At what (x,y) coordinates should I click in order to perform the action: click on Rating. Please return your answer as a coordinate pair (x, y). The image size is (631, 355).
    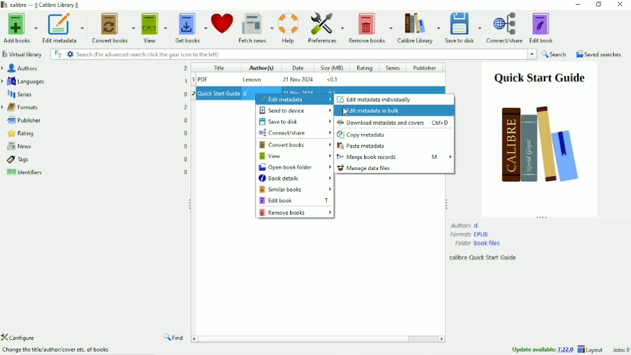
    Looking at the image, I should click on (95, 133).